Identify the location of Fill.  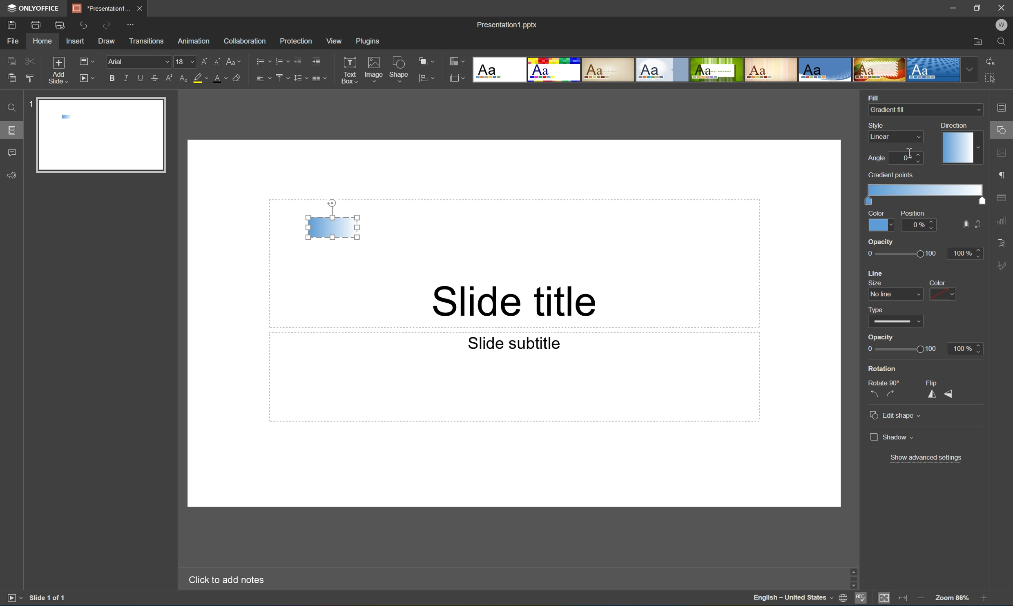
(873, 96).